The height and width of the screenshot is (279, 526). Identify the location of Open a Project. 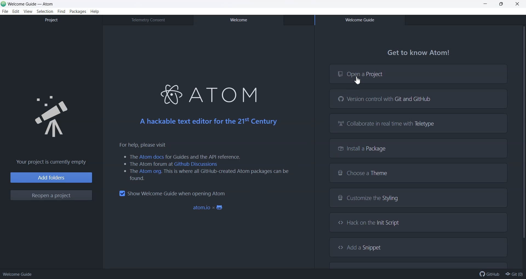
(418, 74).